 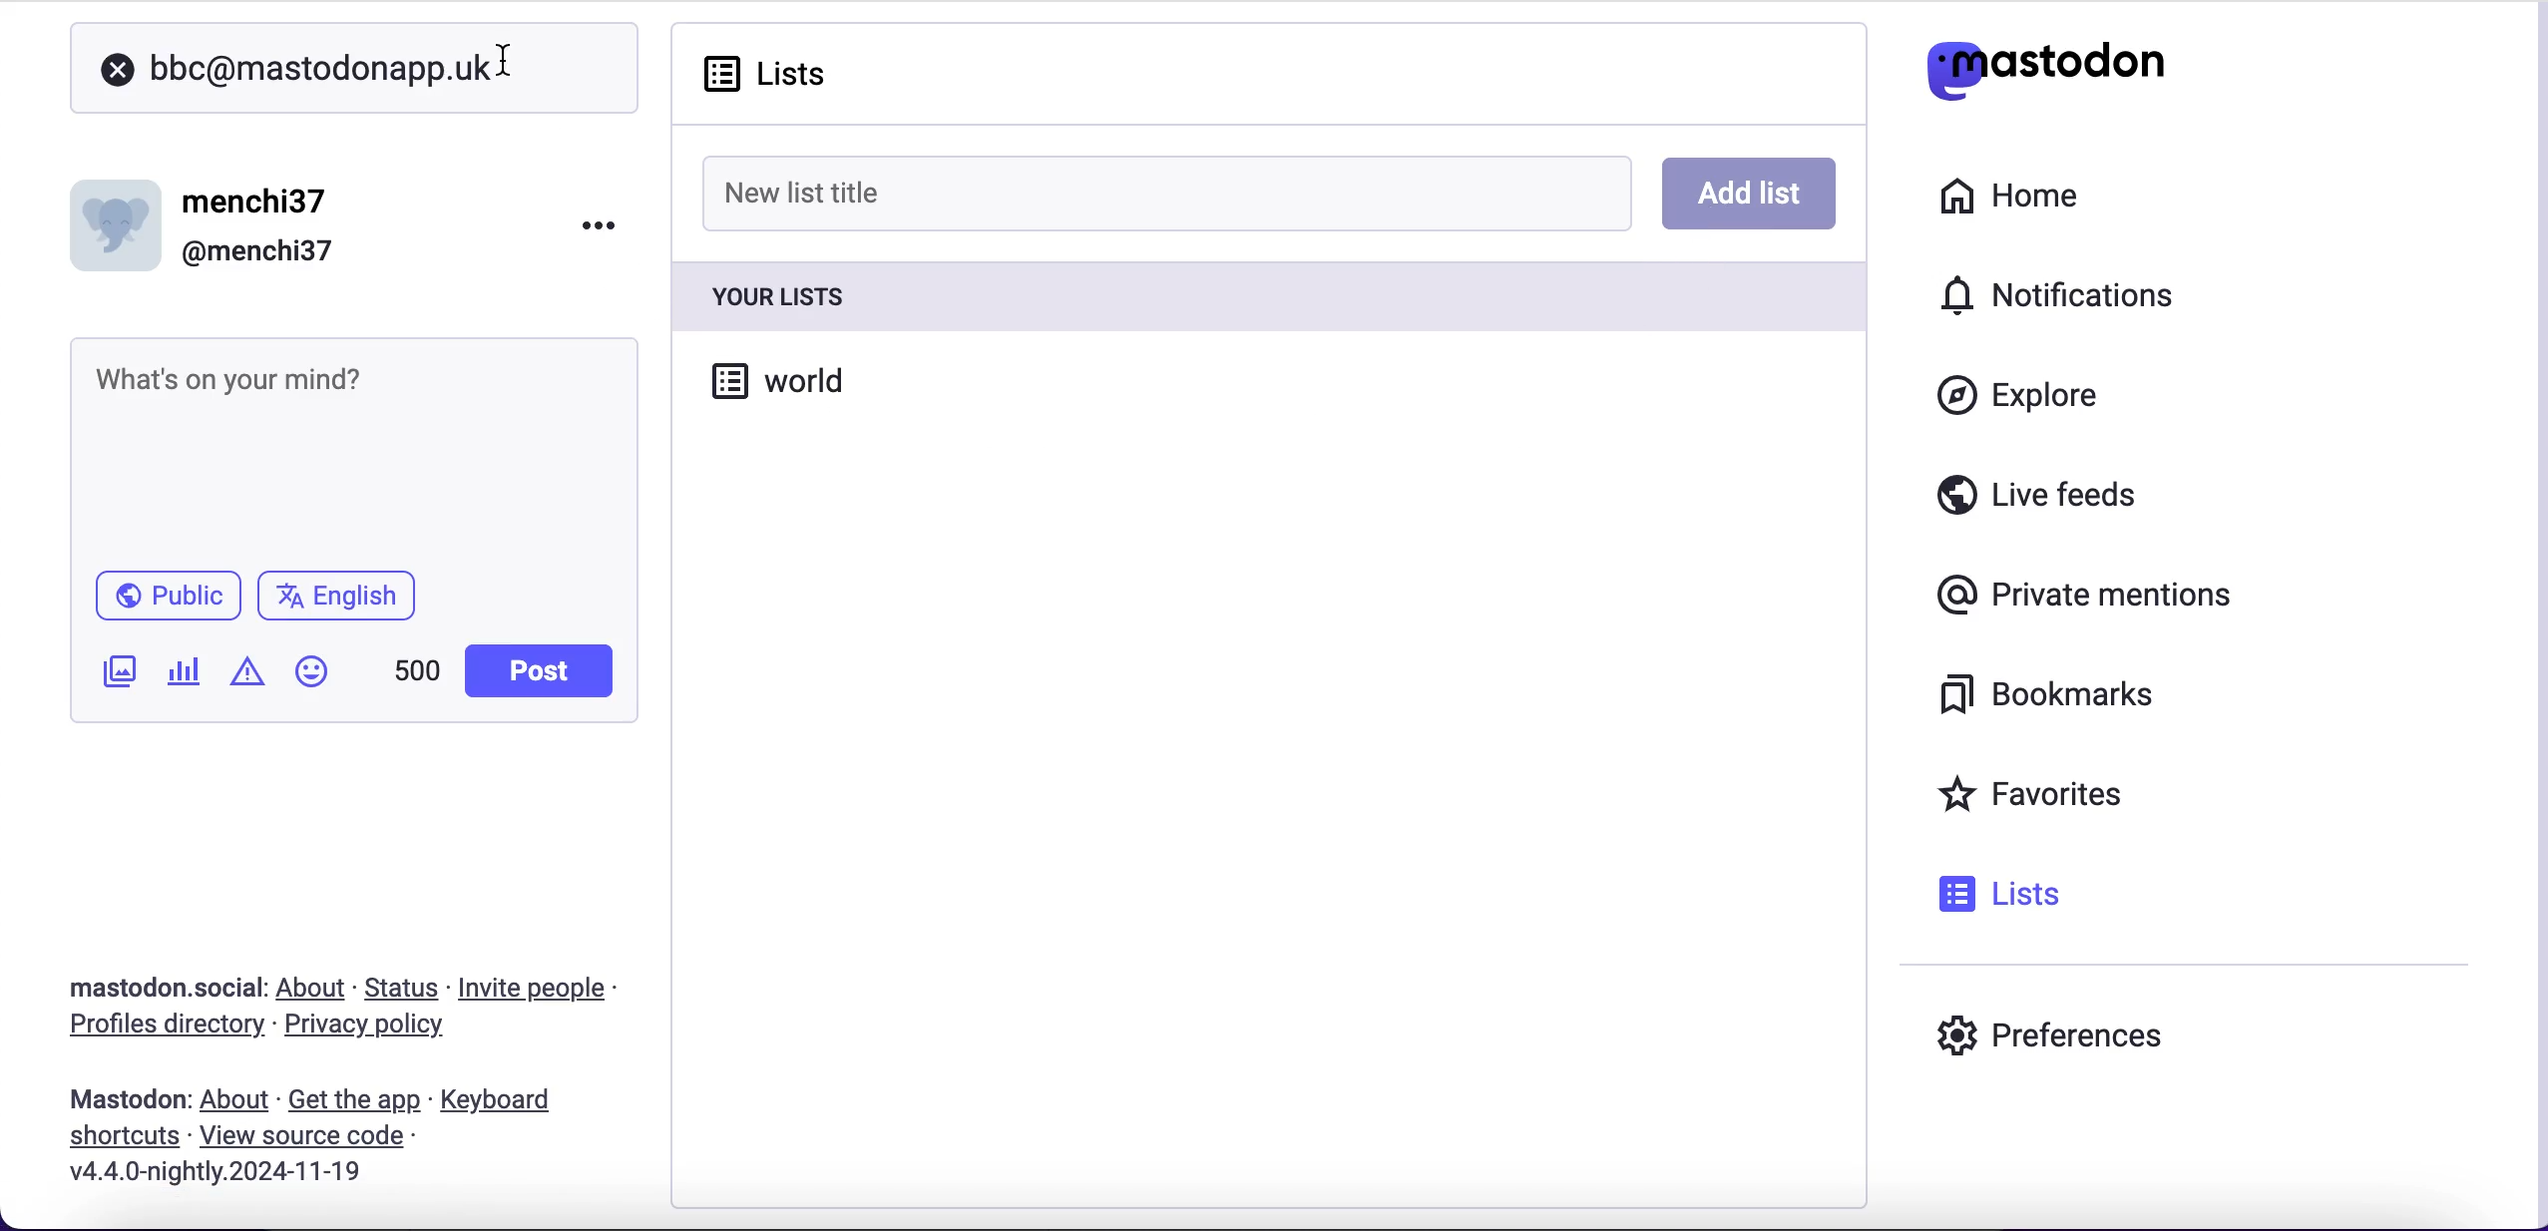 What do you see at coordinates (545, 671) in the screenshot?
I see `post button` at bounding box center [545, 671].